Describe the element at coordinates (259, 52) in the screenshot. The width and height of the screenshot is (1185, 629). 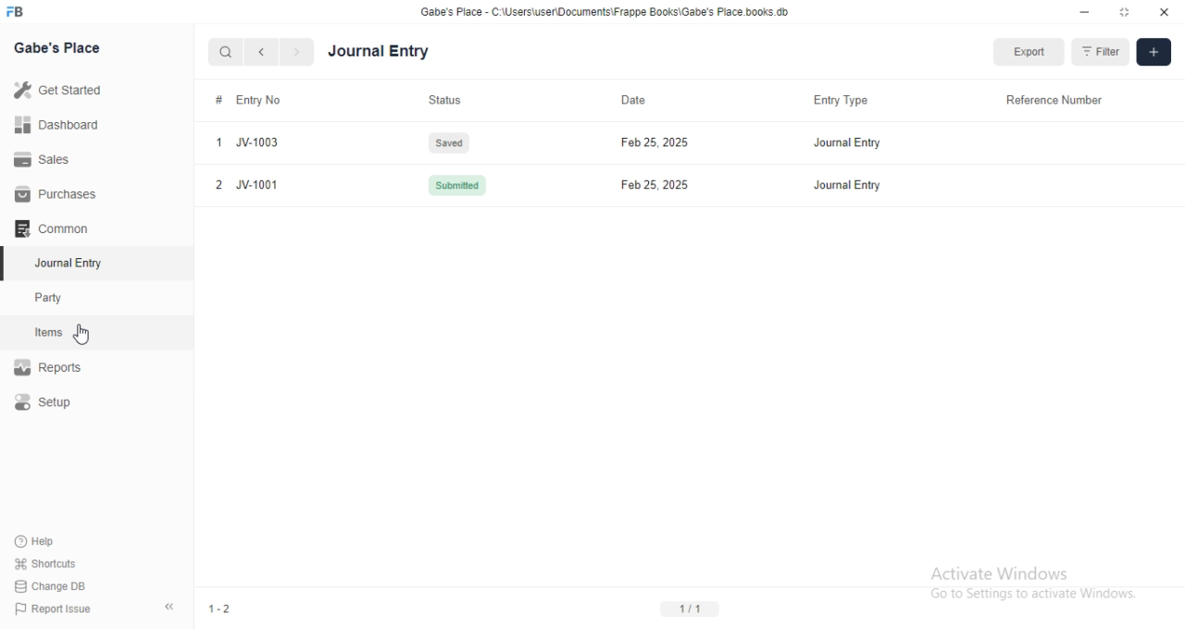
I see `previous` at that location.